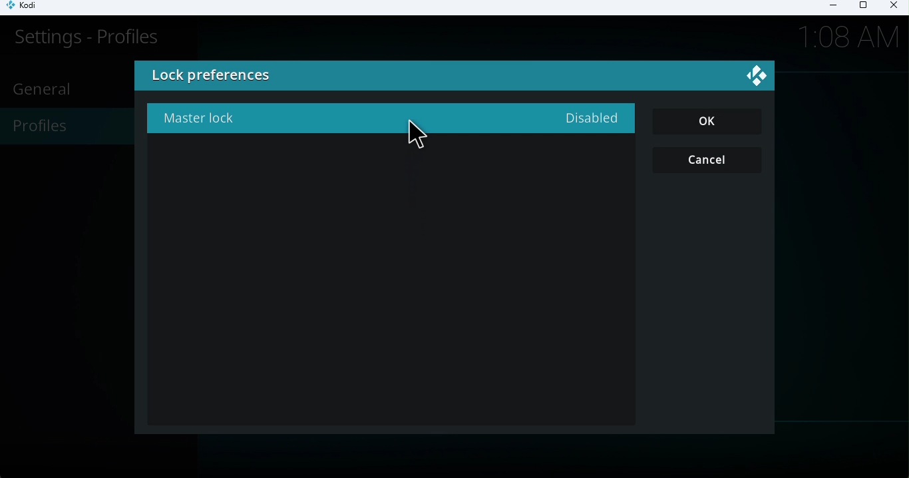 This screenshot has width=909, height=478. What do you see at coordinates (708, 122) in the screenshot?
I see `OK` at bounding box center [708, 122].